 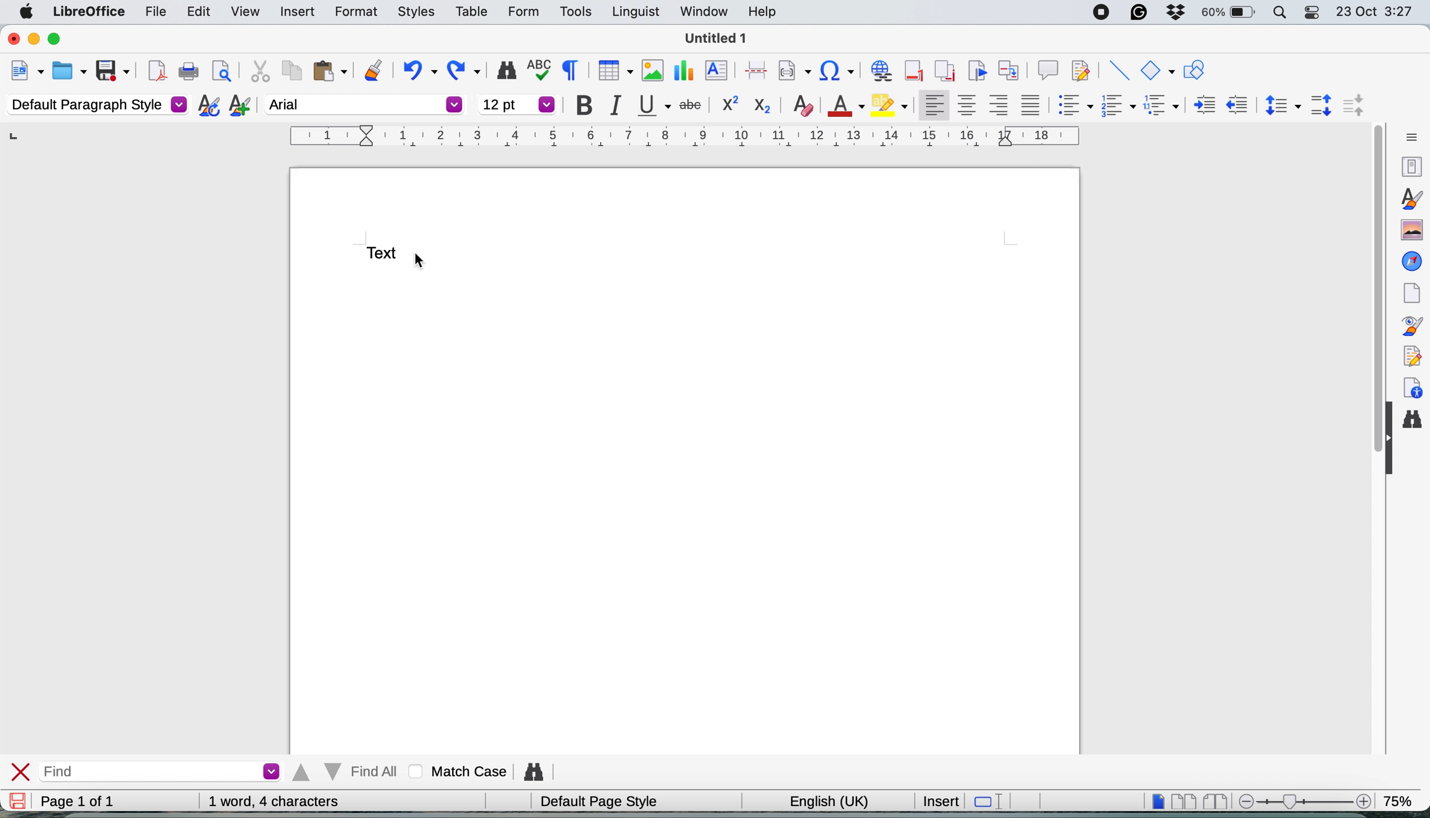 What do you see at coordinates (1411, 293) in the screenshot?
I see `page` at bounding box center [1411, 293].